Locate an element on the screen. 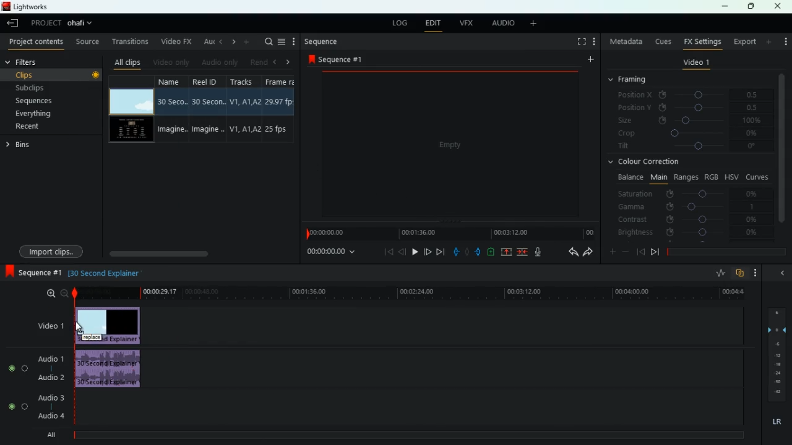  project is located at coordinates (46, 23).